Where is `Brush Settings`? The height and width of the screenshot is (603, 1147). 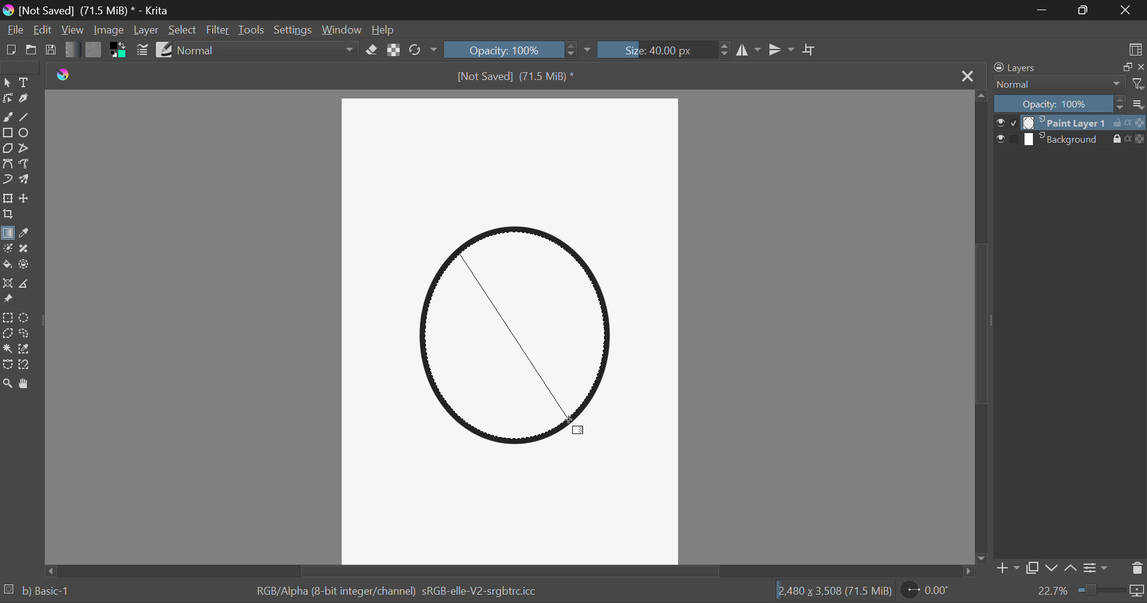 Brush Settings is located at coordinates (143, 51).